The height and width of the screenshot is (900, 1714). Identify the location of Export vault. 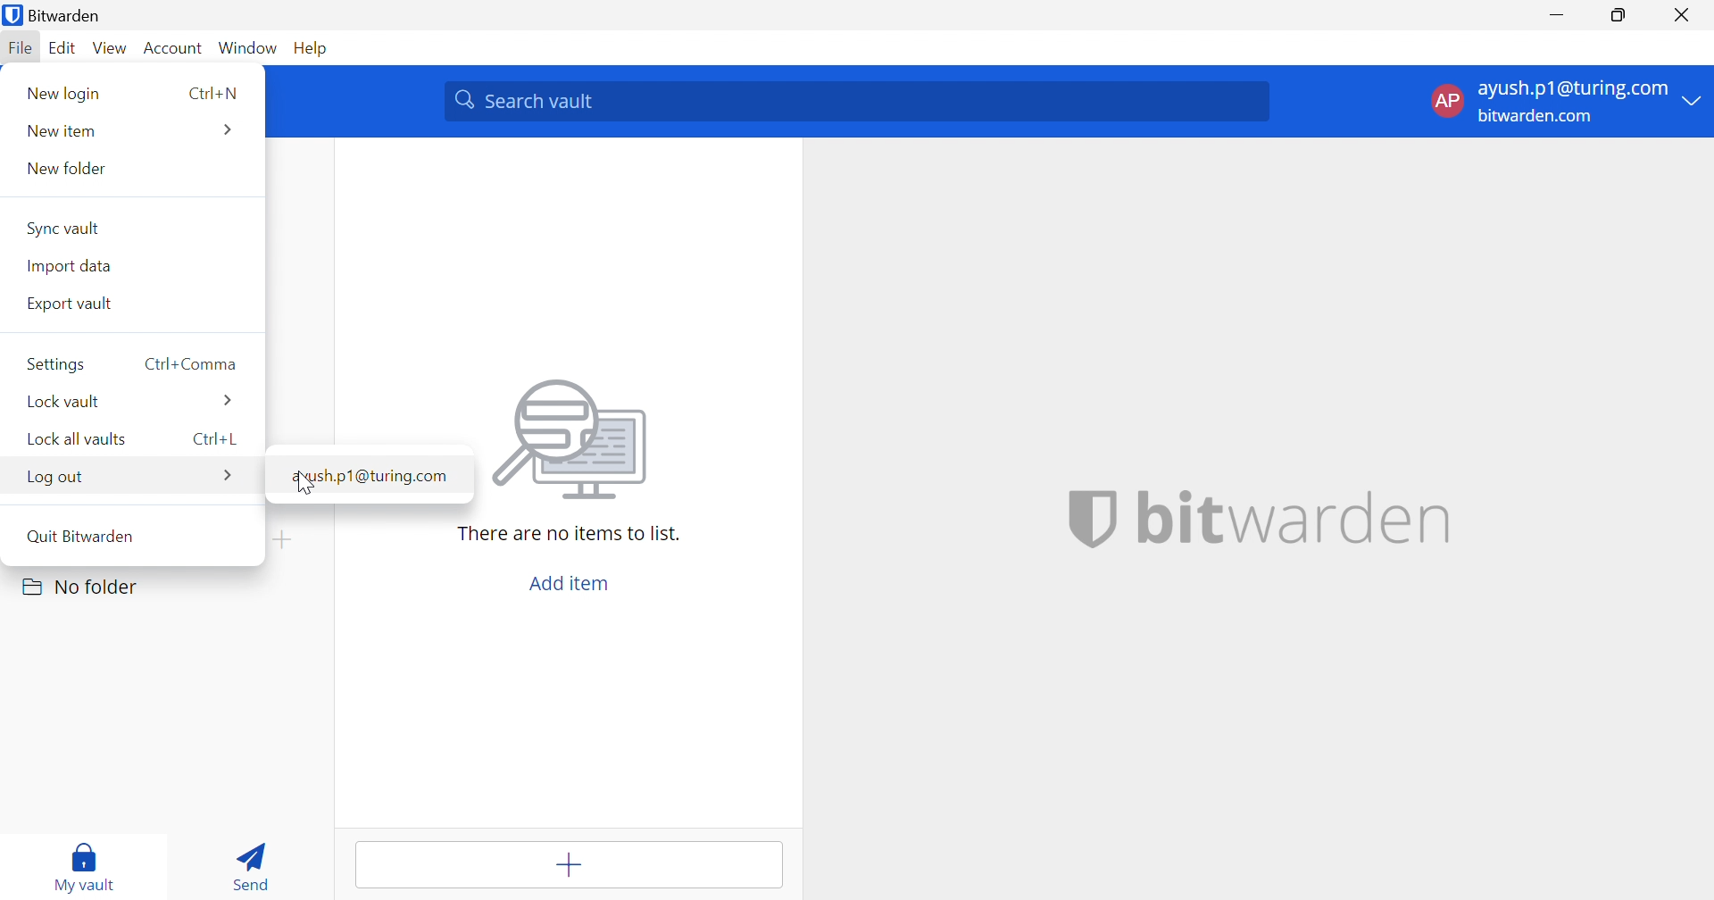
(71, 304).